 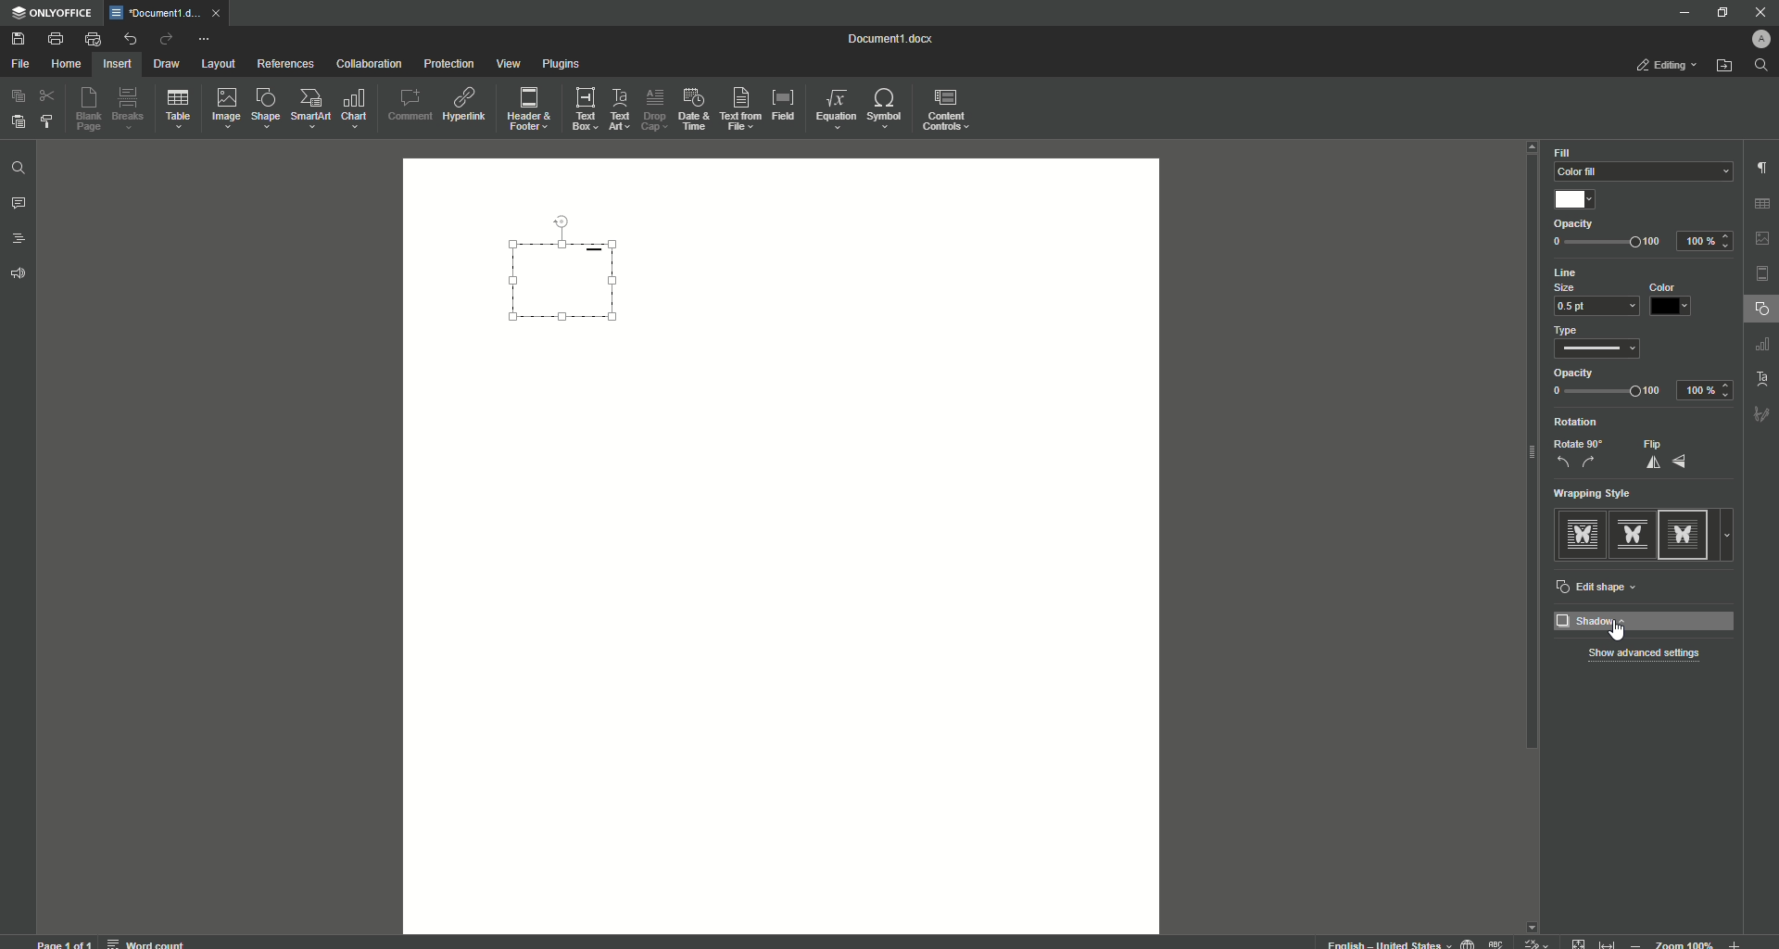 What do you see at coordinates (1647, 621) in the screenshot?
I see `Shadow` at bounding box center [1647, 621].